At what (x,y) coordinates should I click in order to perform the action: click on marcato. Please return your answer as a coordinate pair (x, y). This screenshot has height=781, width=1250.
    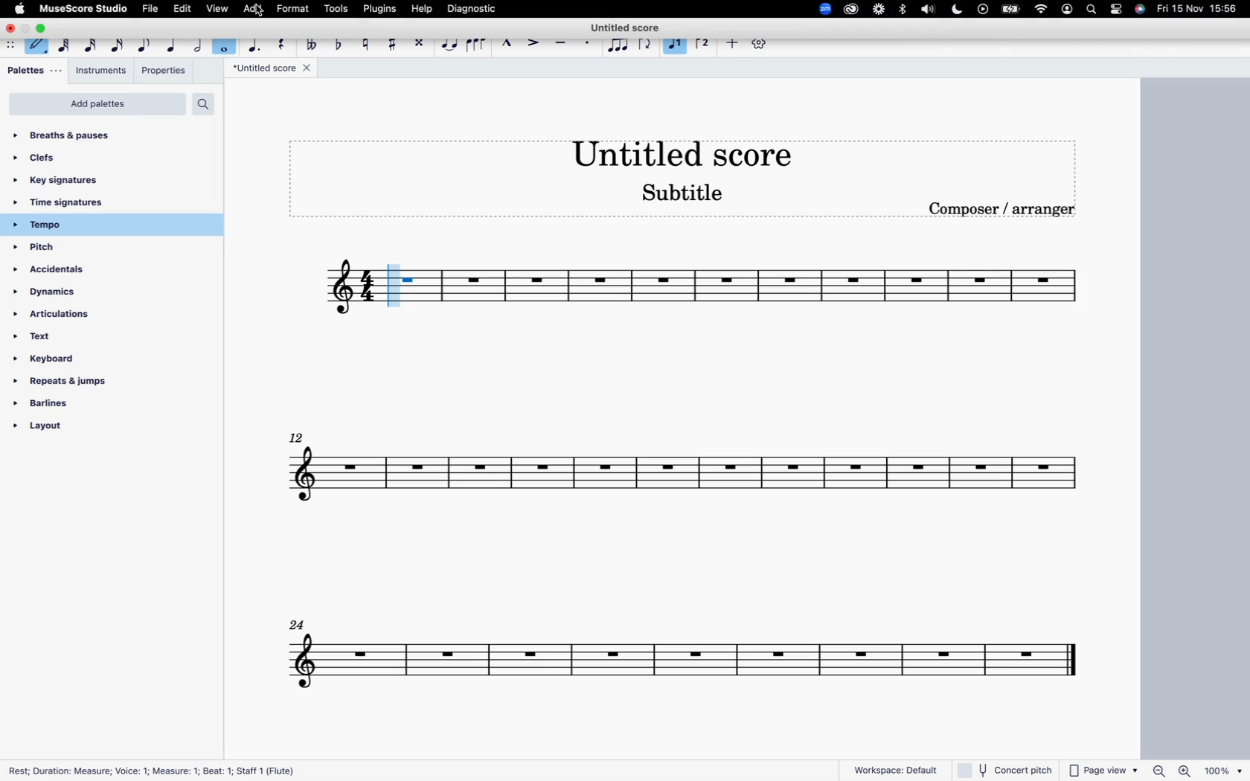
    Looking at the image, I should click on (507, 44).